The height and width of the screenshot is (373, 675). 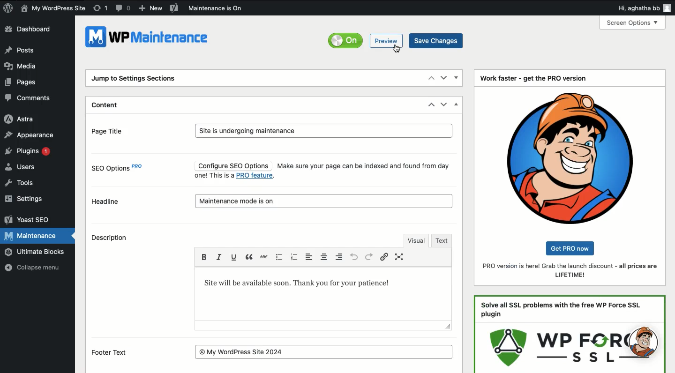 What do you see at coordinates (325, 200) in the screenshot?
I see `maintenance` at bounding box center [325, 200].